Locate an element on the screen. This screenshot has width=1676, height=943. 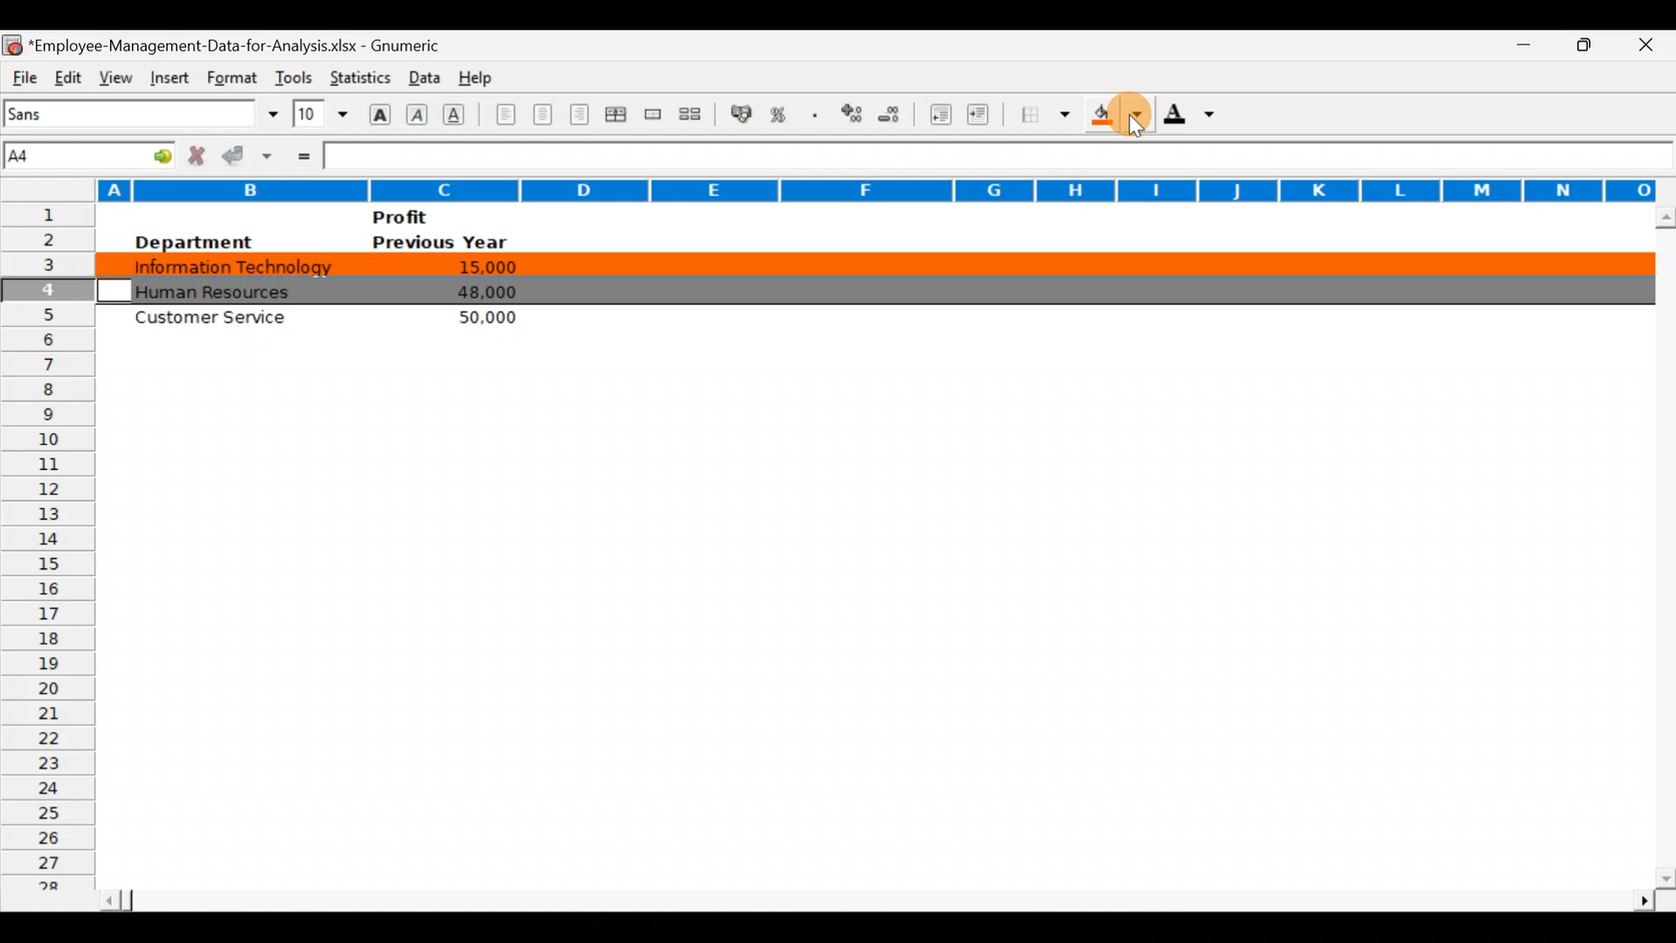
Increase decimals is located at coordinates (854, 113).